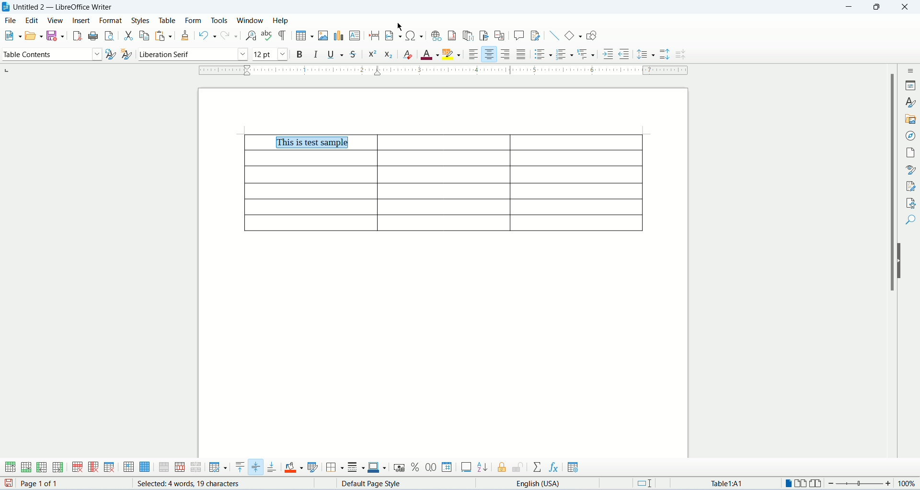 This screenshot has width=920, height=490. I want to click on formatting marks, so click(283, 35).